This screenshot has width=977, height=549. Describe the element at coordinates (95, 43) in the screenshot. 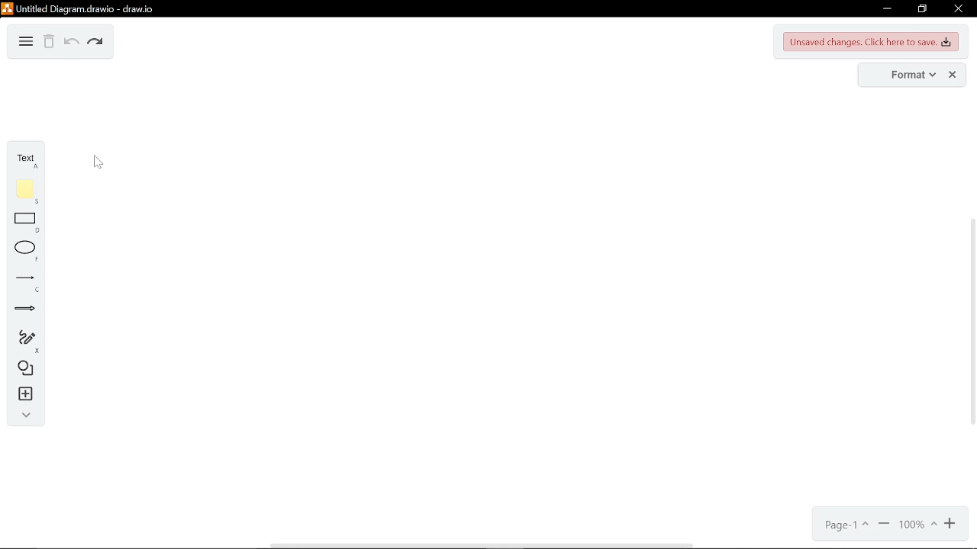

I see `redo` at that location.